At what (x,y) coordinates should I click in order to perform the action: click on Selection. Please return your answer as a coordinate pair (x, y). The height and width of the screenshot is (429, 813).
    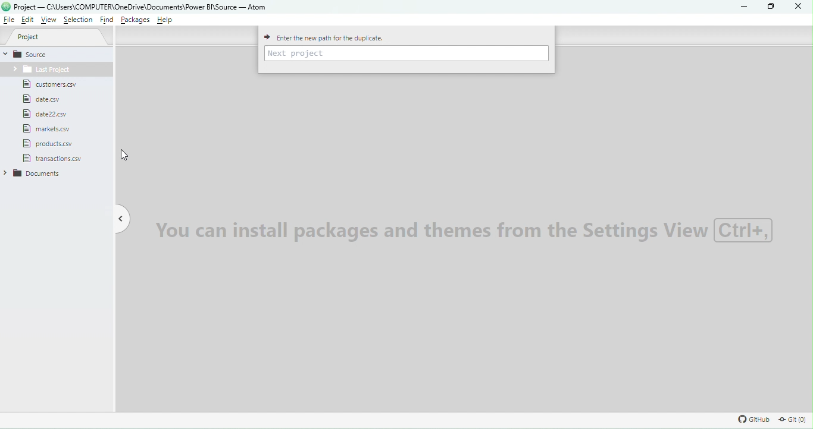
    Looking at the image, I should click on (78, 20).